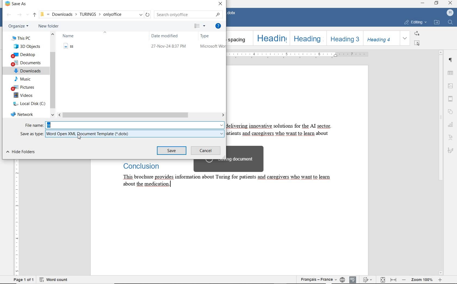 Image resolution: width=457 pixels, height=284 pixels. Describe the element at coordinates (451, 60) in the screenshot. I see `PARAGRAPH SETTINGS` at that location.